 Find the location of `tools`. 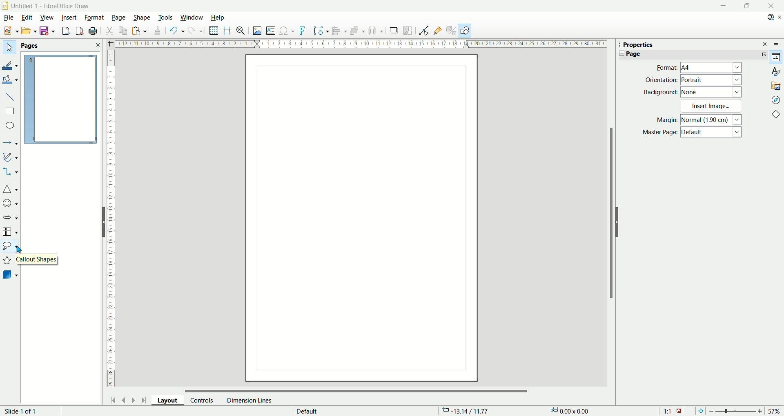

tools is located at coordinates (166, 17).